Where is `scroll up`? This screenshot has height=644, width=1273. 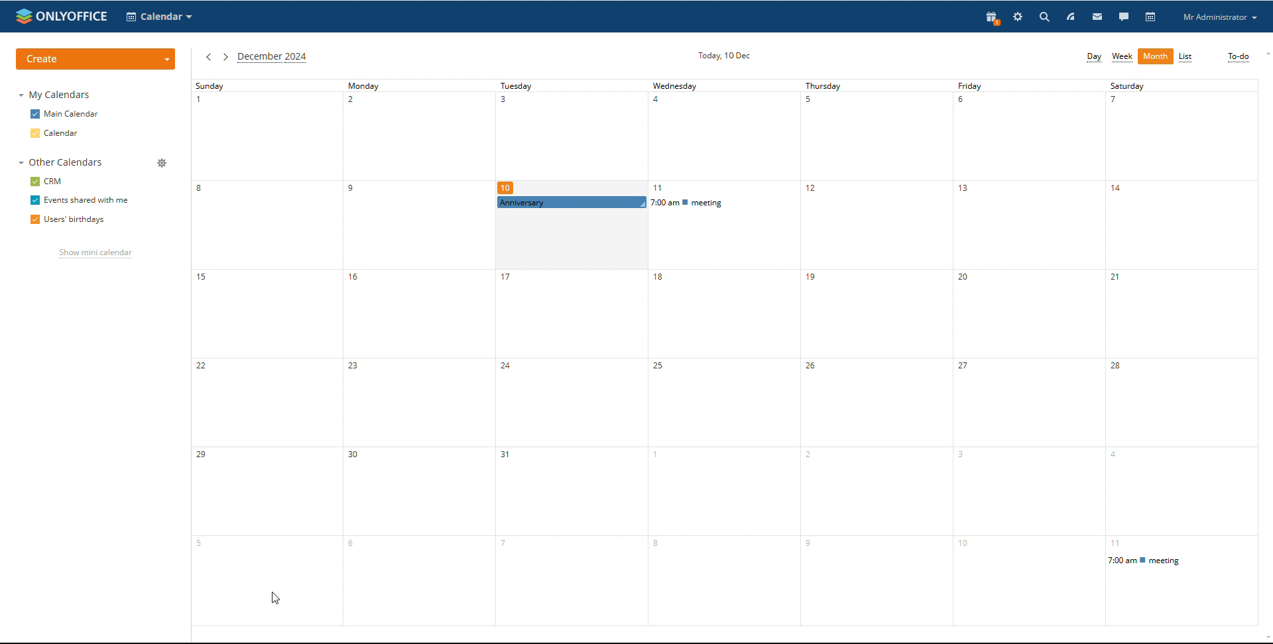
scroll up is located at coordinates (1265, 53).